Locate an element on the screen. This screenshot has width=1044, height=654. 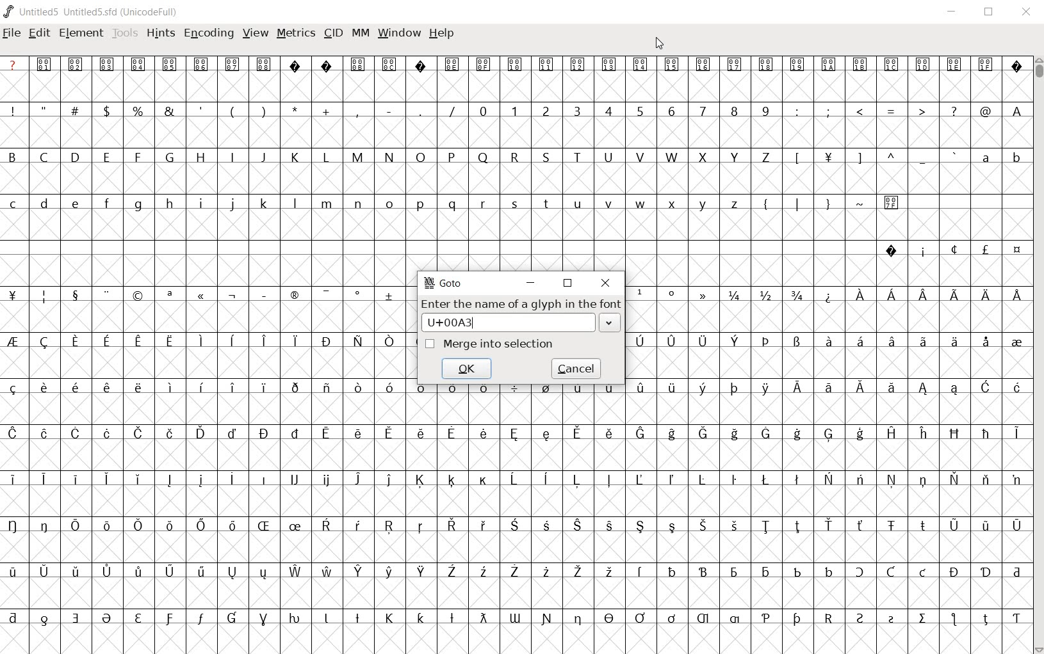
= is located at coordinates (892, 111).